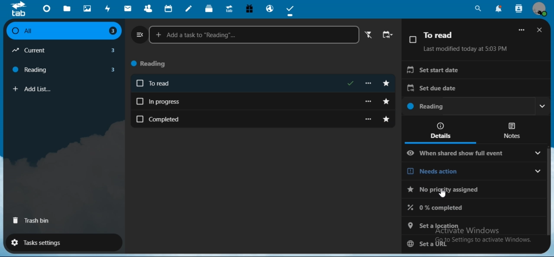 The image size is (554, 257). What do you see at coordinates (229, 9) in the screenshot?
I see `upgrade` at bounding box center [229, 9].